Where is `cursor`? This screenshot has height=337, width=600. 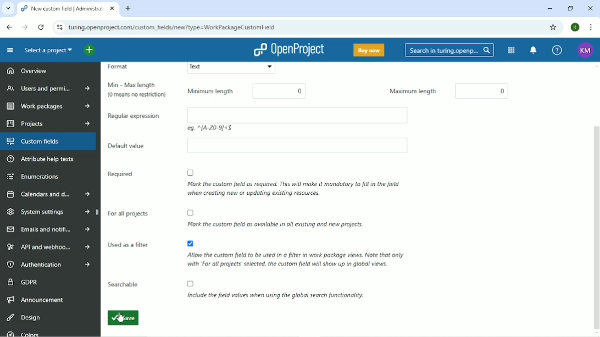
cursor is located at coordinates (120, 321).